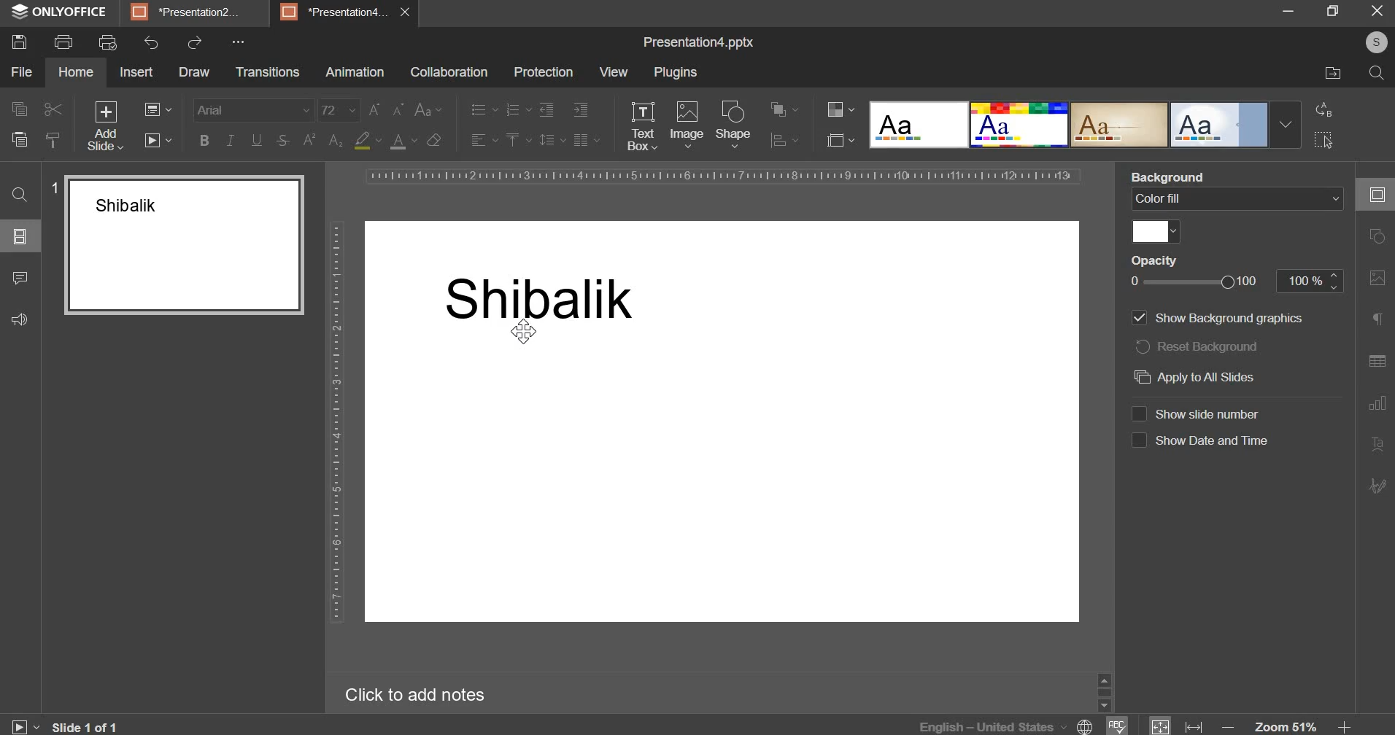 The width and height of the screenshot is (1395, 735). I want to click on background , so click(1228, 177).